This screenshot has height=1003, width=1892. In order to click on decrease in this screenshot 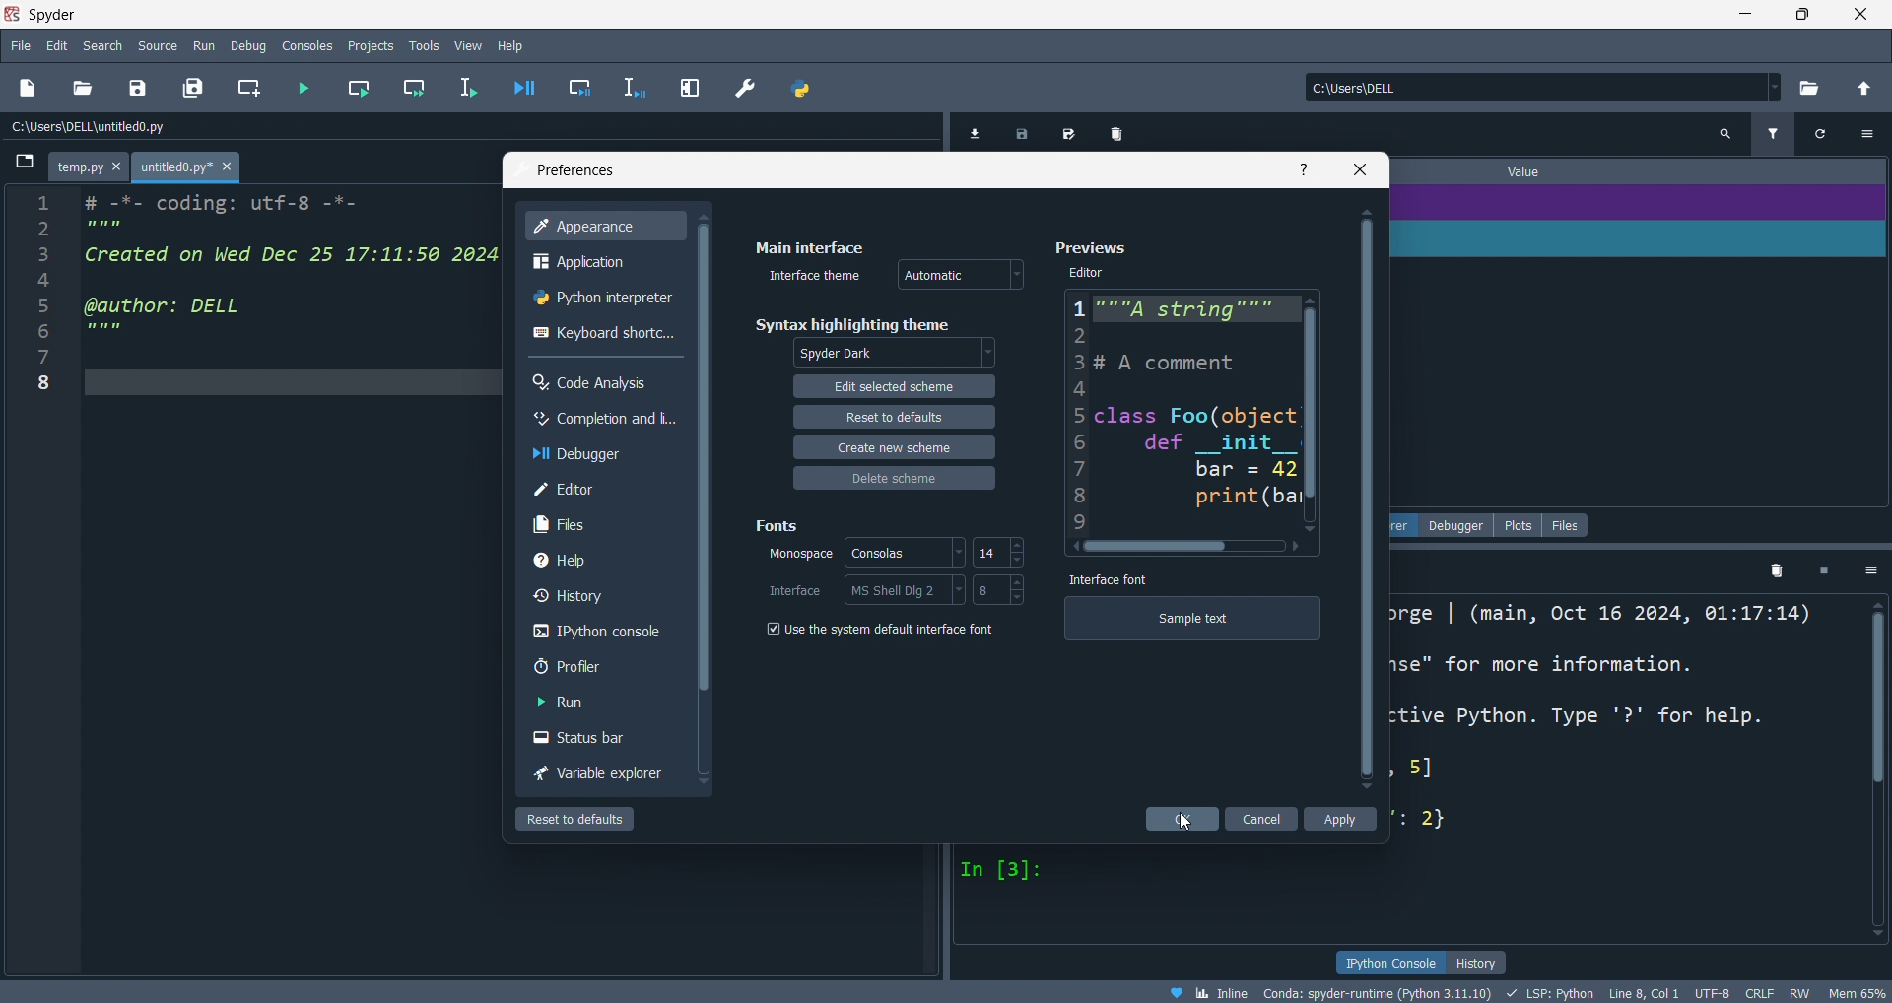, I will do `click(1021, 563)`.